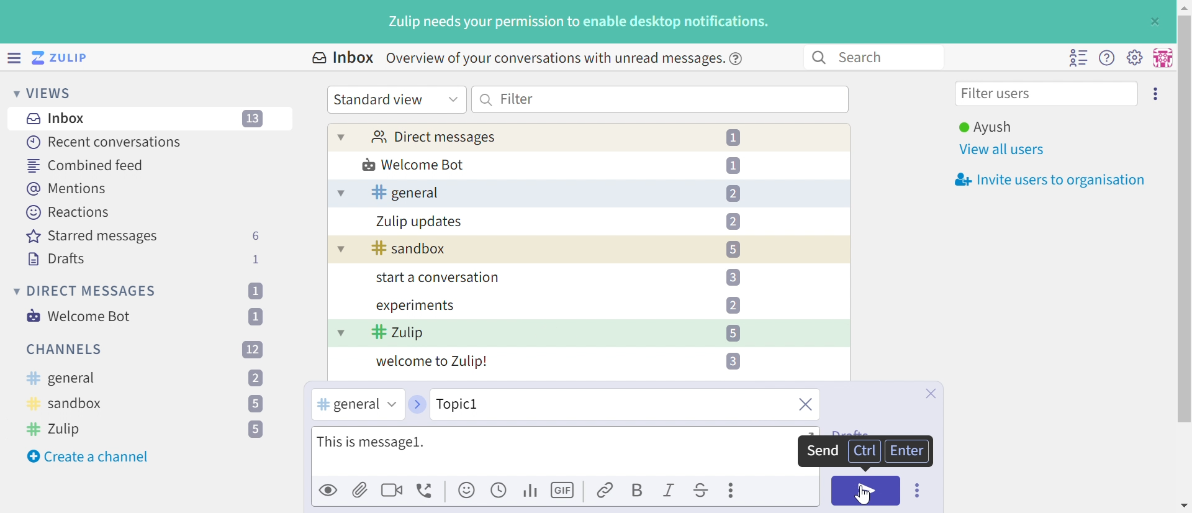 Image resolution: width=1192 pixels, height=513 pixels. I want to click on Bold, so click(636, 491).